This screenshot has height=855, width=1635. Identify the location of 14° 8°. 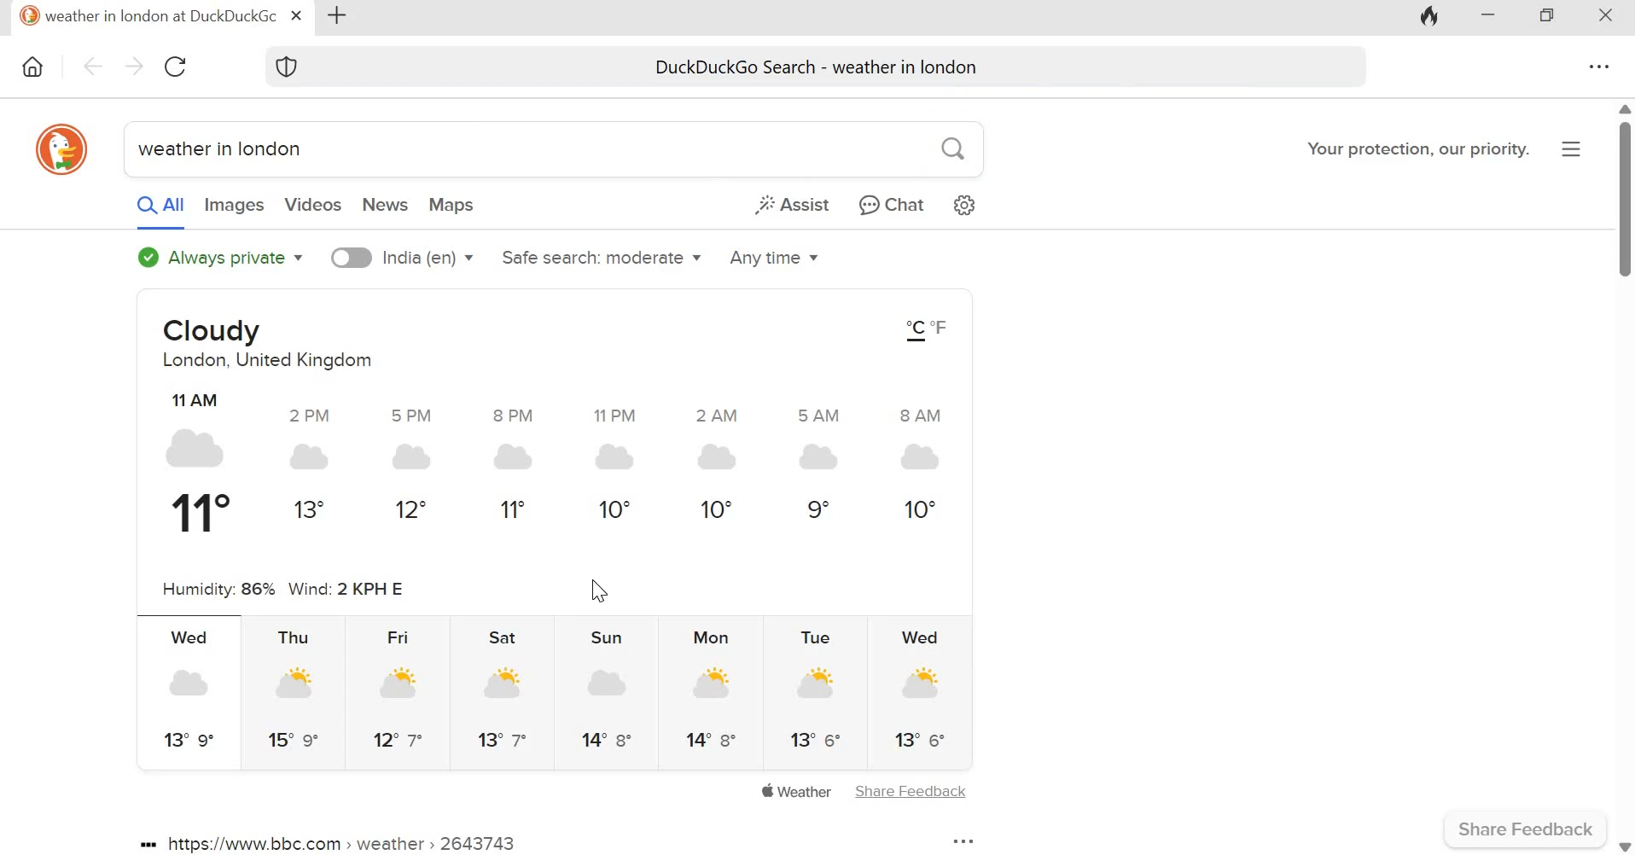
(711, 740).